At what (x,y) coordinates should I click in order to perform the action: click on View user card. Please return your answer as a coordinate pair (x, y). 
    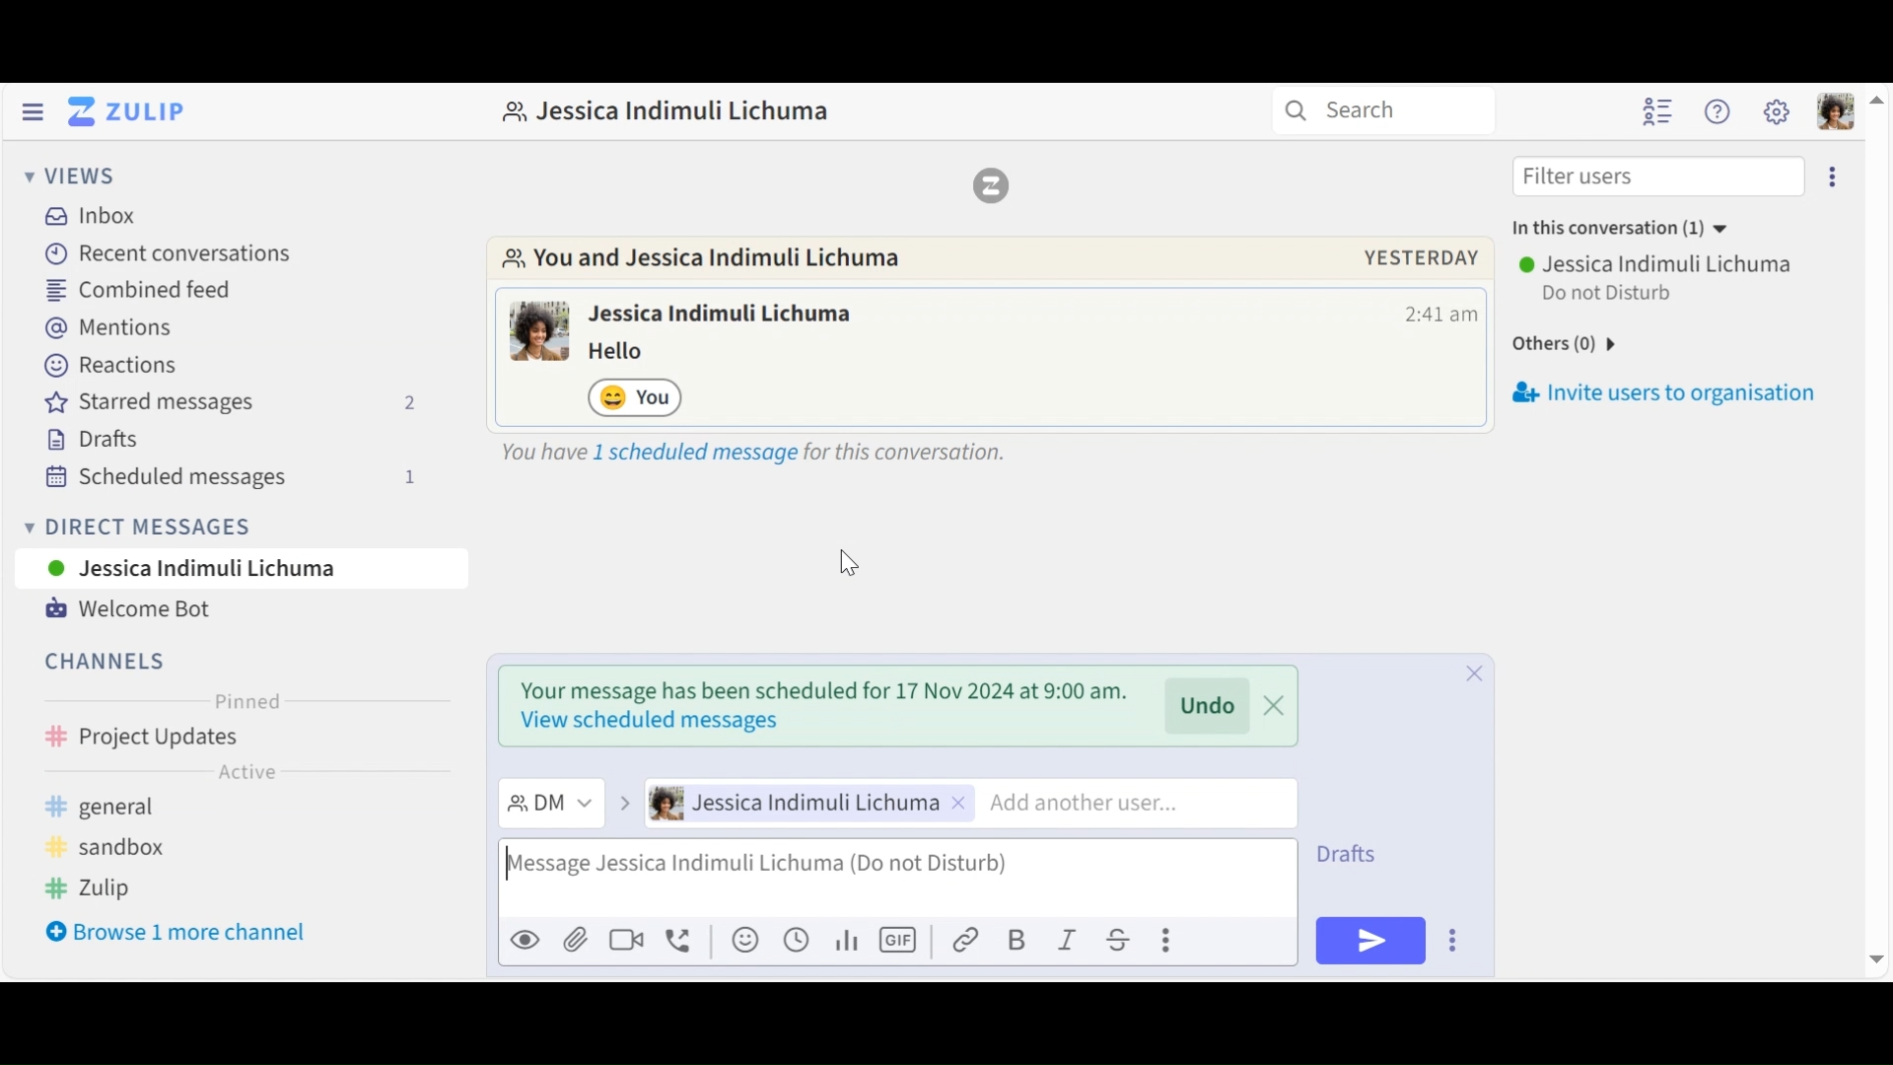
    Looking at the image, I should click on (725, 316).